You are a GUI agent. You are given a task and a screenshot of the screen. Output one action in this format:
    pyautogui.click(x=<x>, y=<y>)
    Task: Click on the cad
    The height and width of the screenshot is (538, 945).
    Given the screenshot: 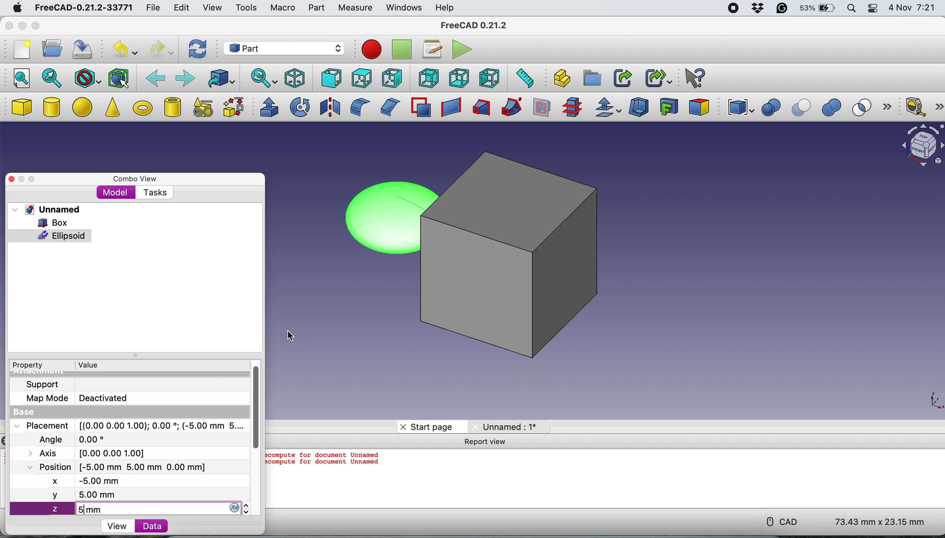 What is the action you would take?
    pyautogui.click(x=779, y=522)
    